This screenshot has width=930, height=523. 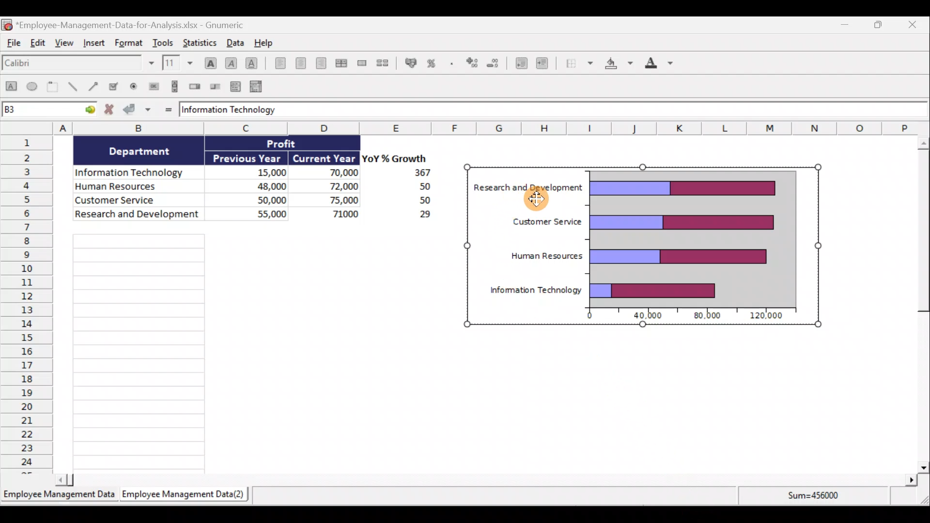 What do you see at coordinates (129, 42) in the screenshot?
I see `Format` at bounding box center [129, 42].